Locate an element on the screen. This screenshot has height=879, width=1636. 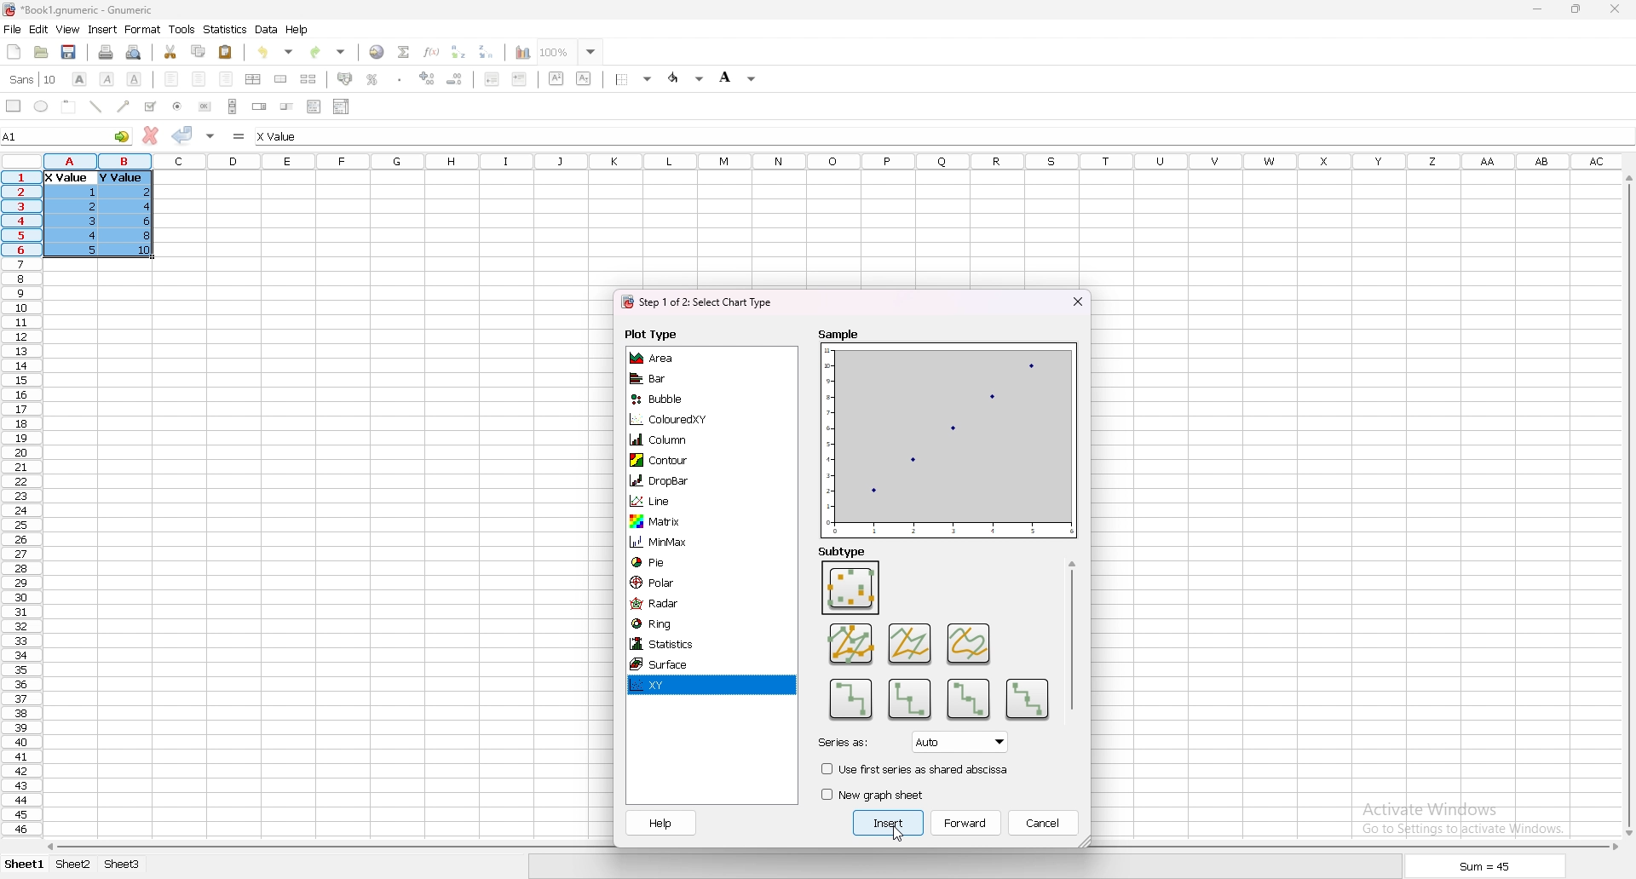
tickbox is located at coordinates (149, 106).